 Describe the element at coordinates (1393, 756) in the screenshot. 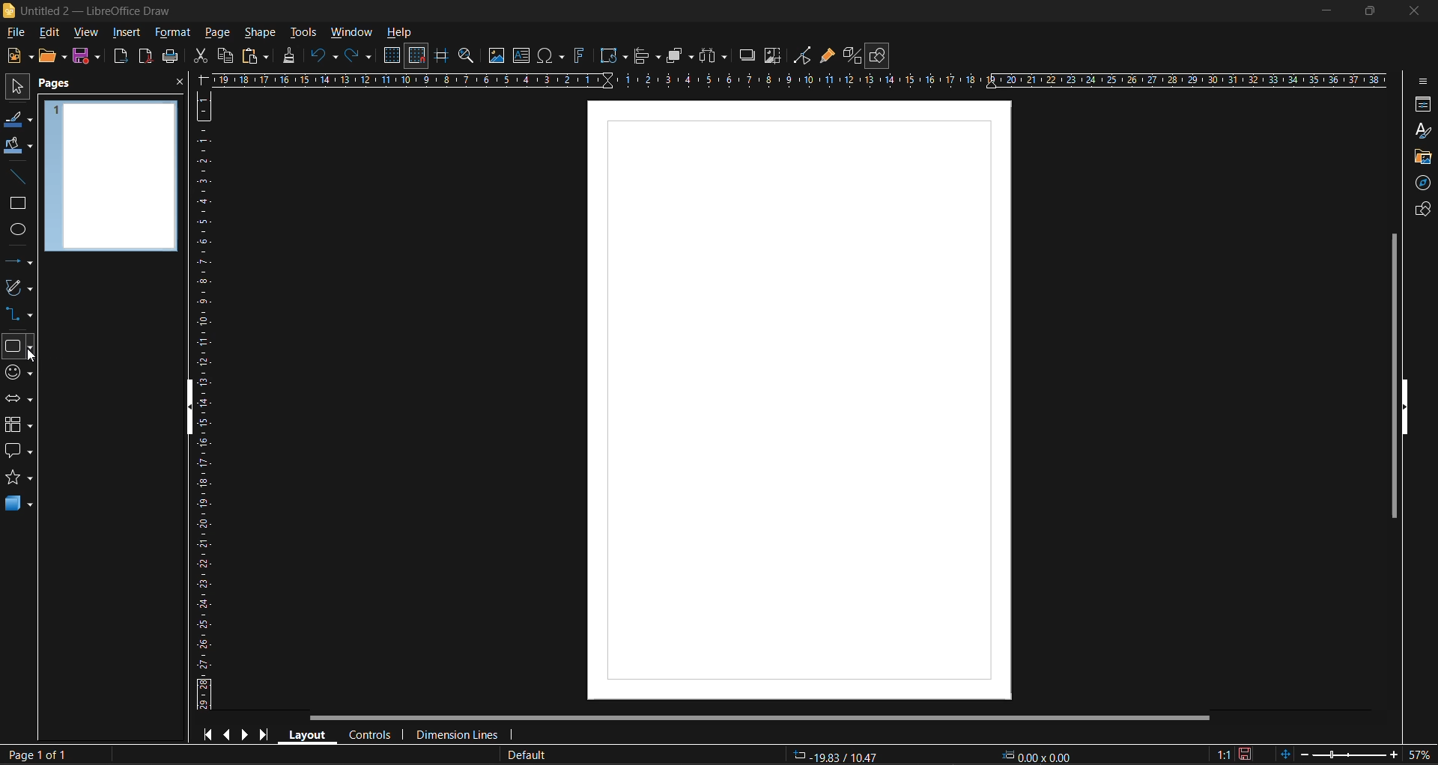

I see `zoom in` at that location.